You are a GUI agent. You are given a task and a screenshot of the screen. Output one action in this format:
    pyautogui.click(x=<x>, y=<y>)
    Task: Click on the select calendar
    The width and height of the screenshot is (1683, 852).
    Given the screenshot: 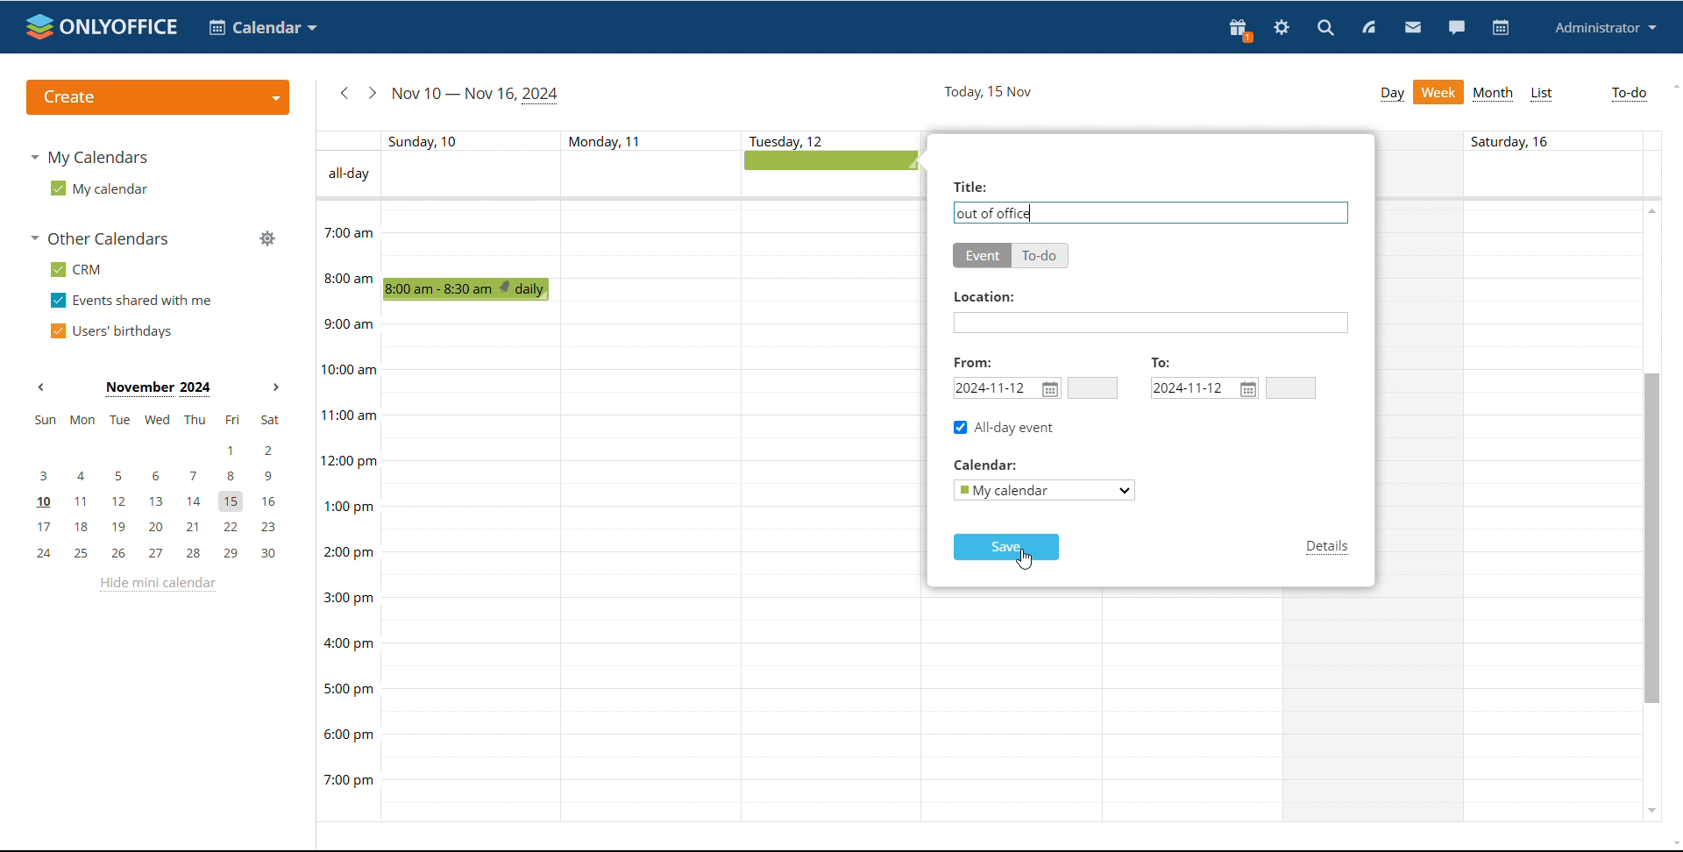 What is the action you would take?
    pyautogui.click(x=1044, y=491)
    